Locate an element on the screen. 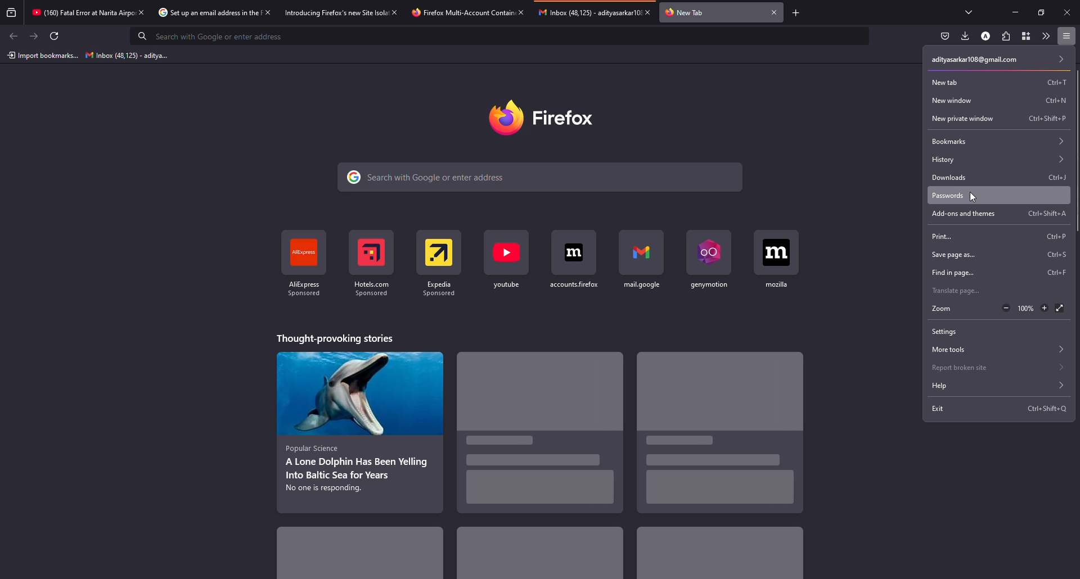 The image size is (1080, 579). translate is located at coordinates (957, 290).